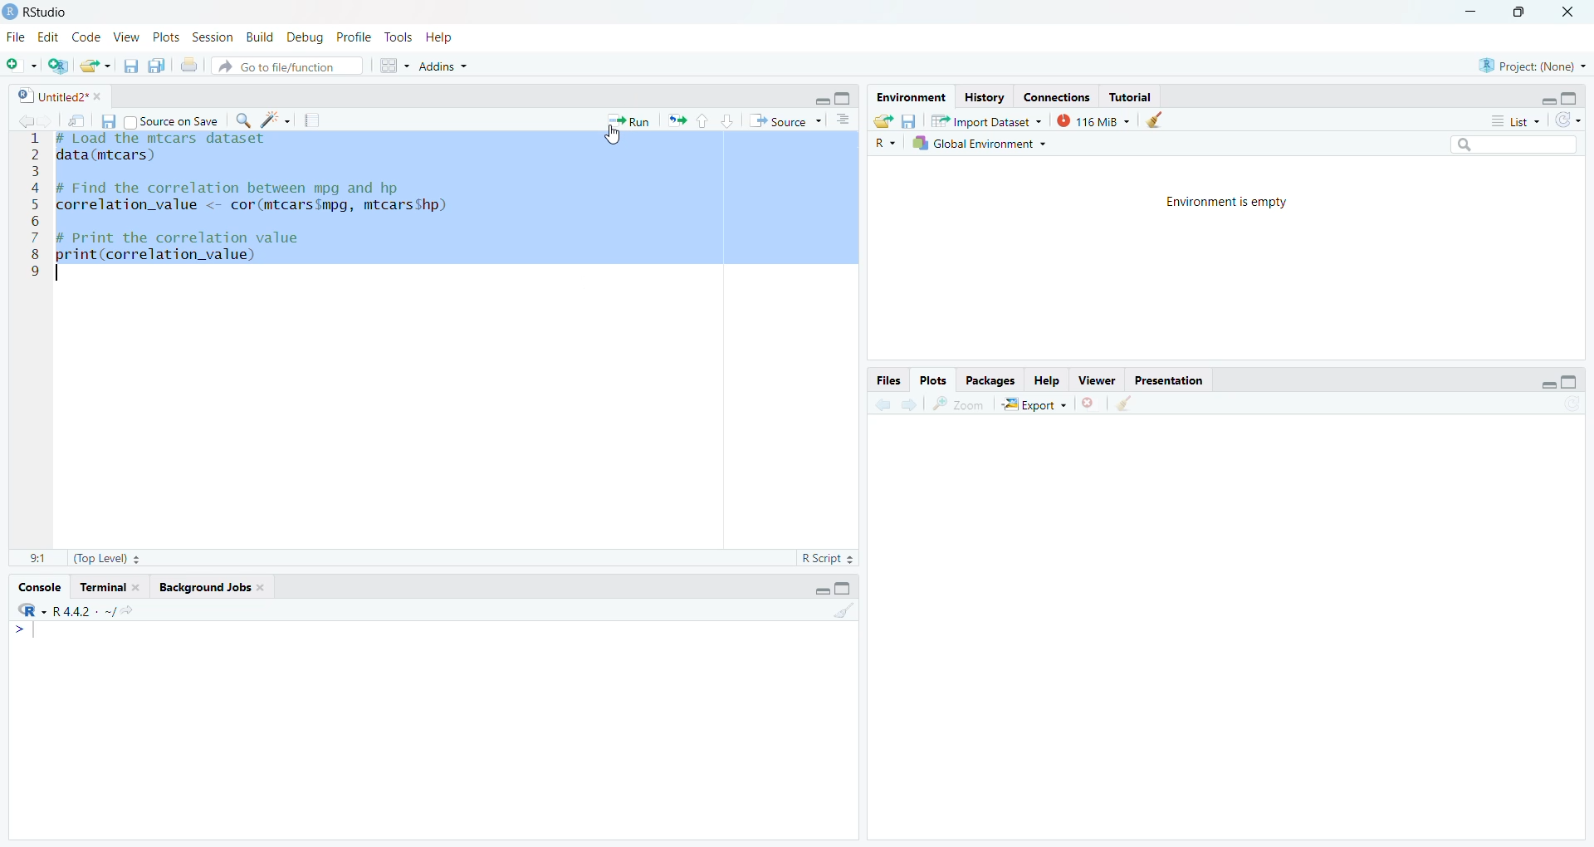 The image size is (1594, 847). What do you see at coordinates (1168, 379) in the screenshot?
I see `Presentation` at bounding box center [1168, 379].